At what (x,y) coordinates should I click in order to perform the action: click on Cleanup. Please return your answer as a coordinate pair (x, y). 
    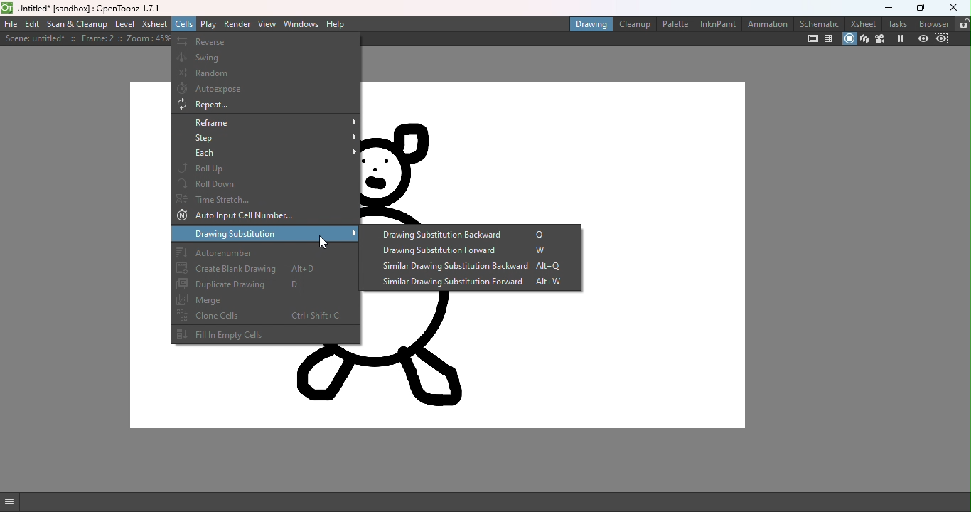
    Looking at the image, I should click on (636, 24).